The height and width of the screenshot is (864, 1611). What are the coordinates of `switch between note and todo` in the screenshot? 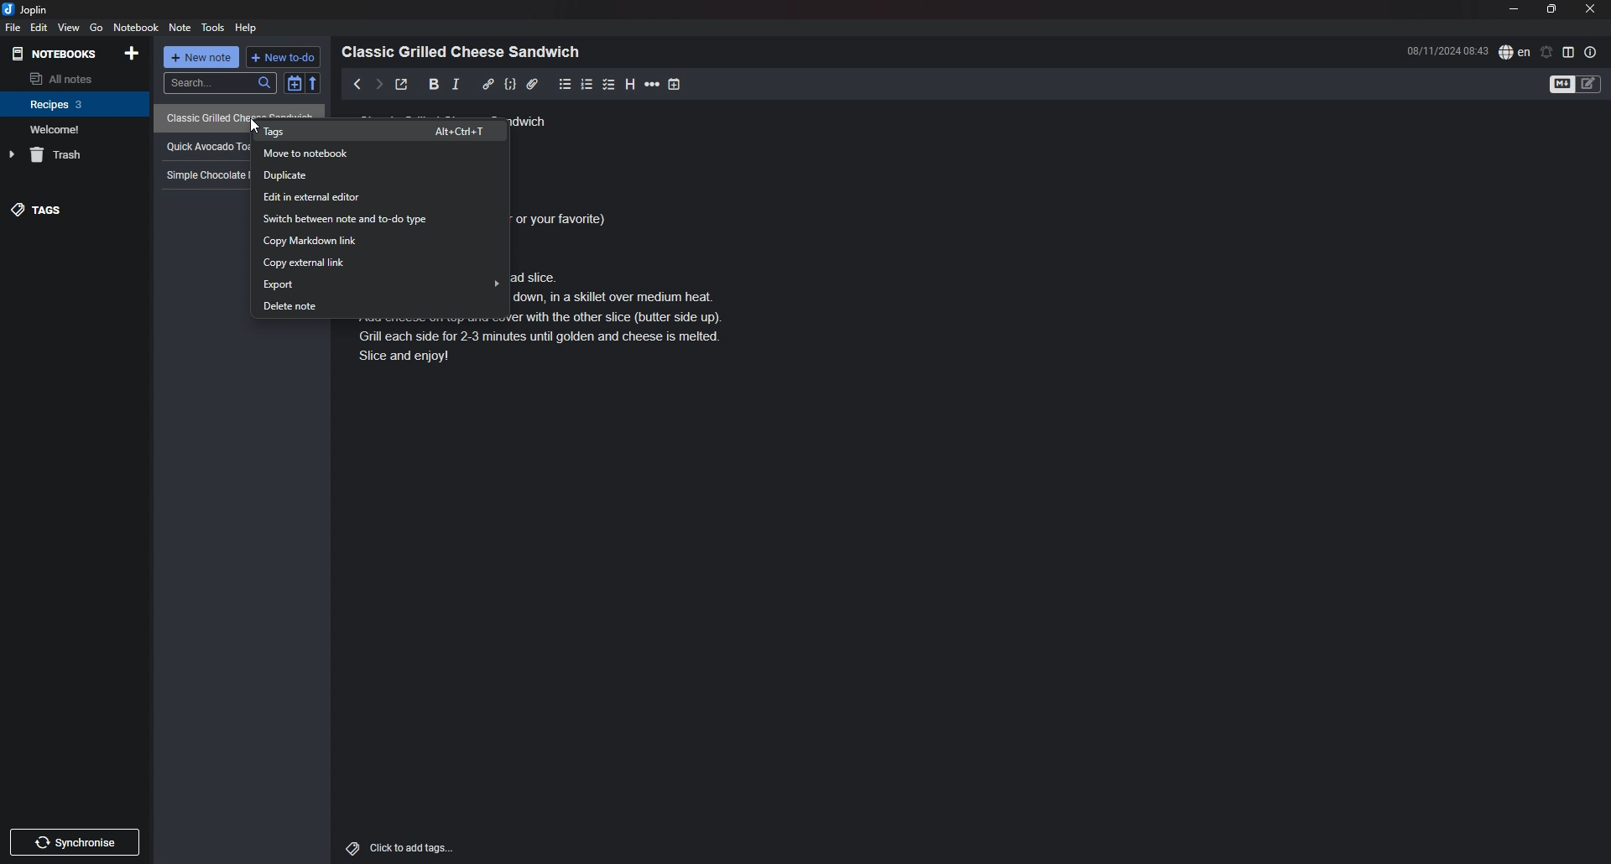 It's located at (378, 219).